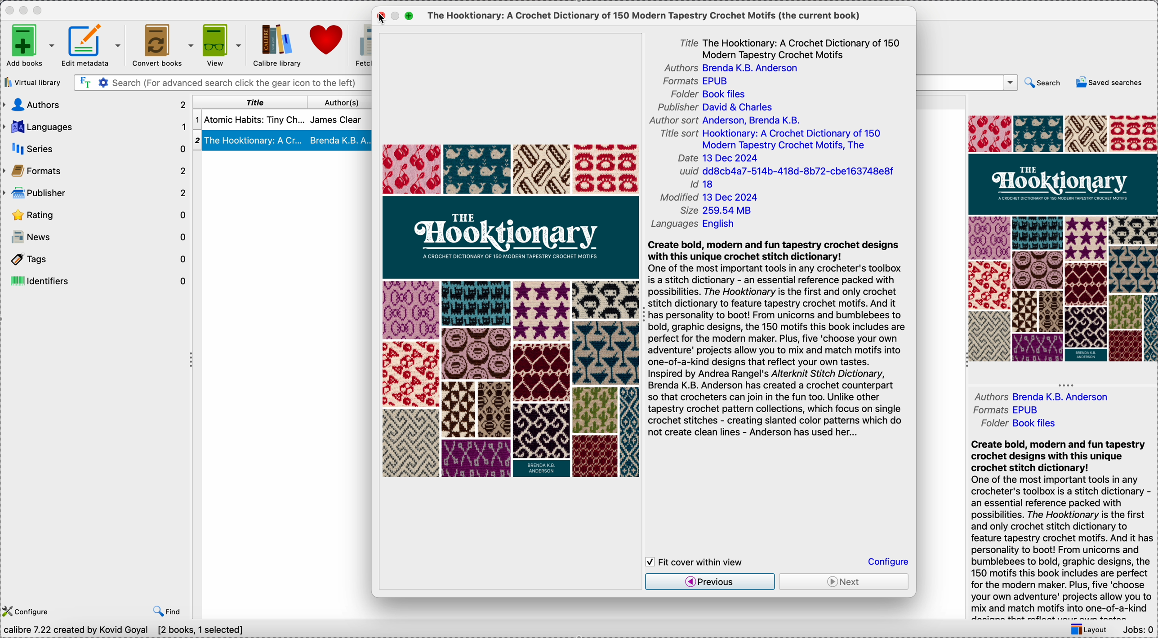 The image size is (1158, 638). Describe the element at coordinates (95, 45) in the screenshot. I see `edit metadata` at that location.